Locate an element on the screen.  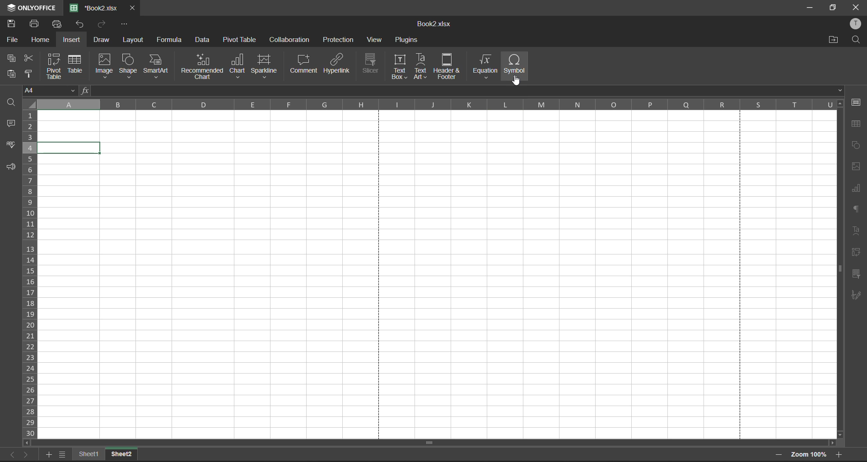
minimize is located at coordinates (807, 6).